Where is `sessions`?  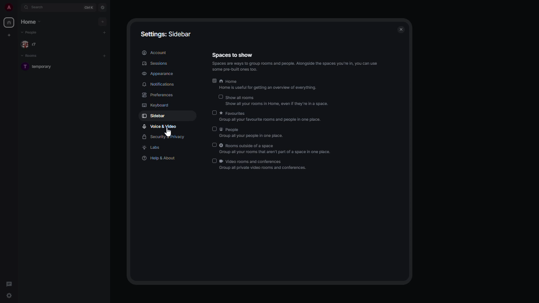 sessions is located at coordinates (157, 64).